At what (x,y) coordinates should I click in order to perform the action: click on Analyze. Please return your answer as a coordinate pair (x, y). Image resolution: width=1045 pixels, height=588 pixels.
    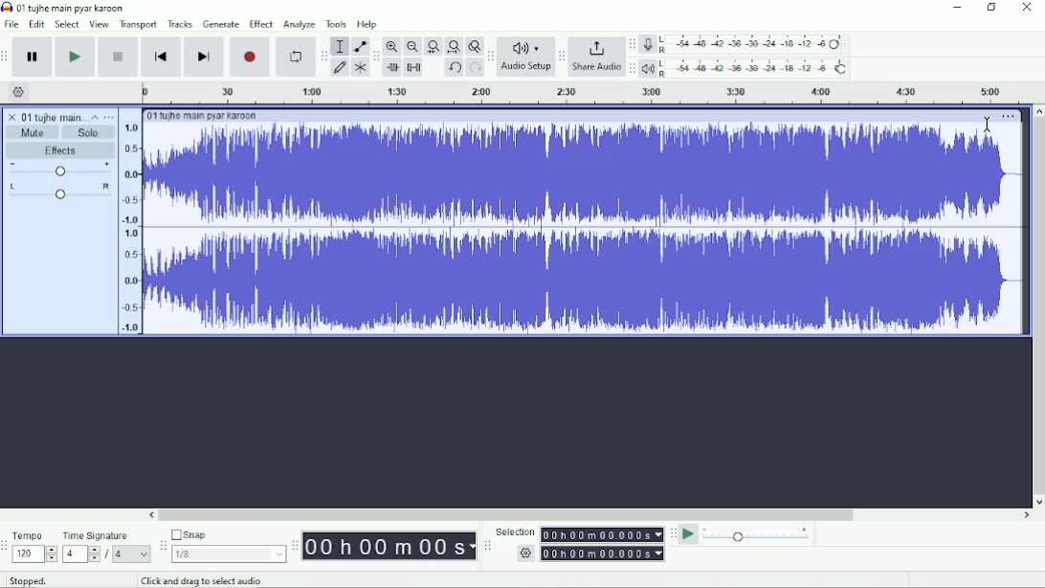
    Looking at the image, I should click on (300, 24).